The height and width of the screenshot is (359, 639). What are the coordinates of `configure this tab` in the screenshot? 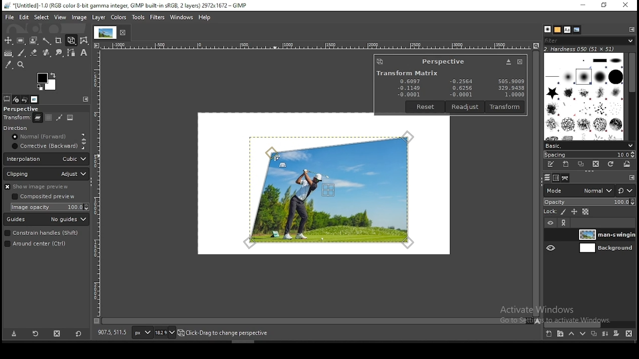 It's located at (86, 99).